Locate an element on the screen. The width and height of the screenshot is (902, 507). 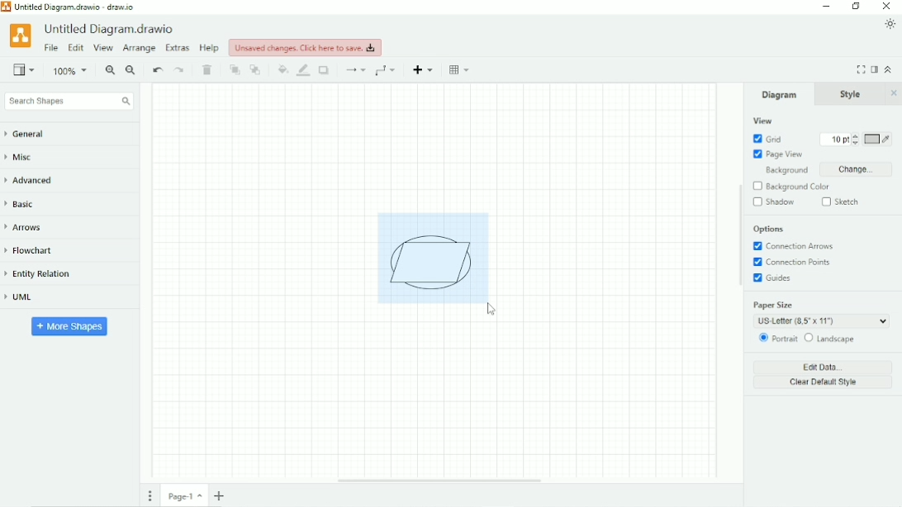
Misc is located at coordinates (24, 159).